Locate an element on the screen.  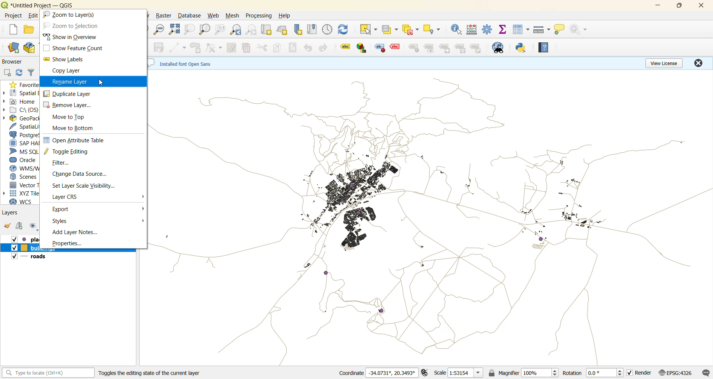
vertex tool is located at coordinates (215, 48).